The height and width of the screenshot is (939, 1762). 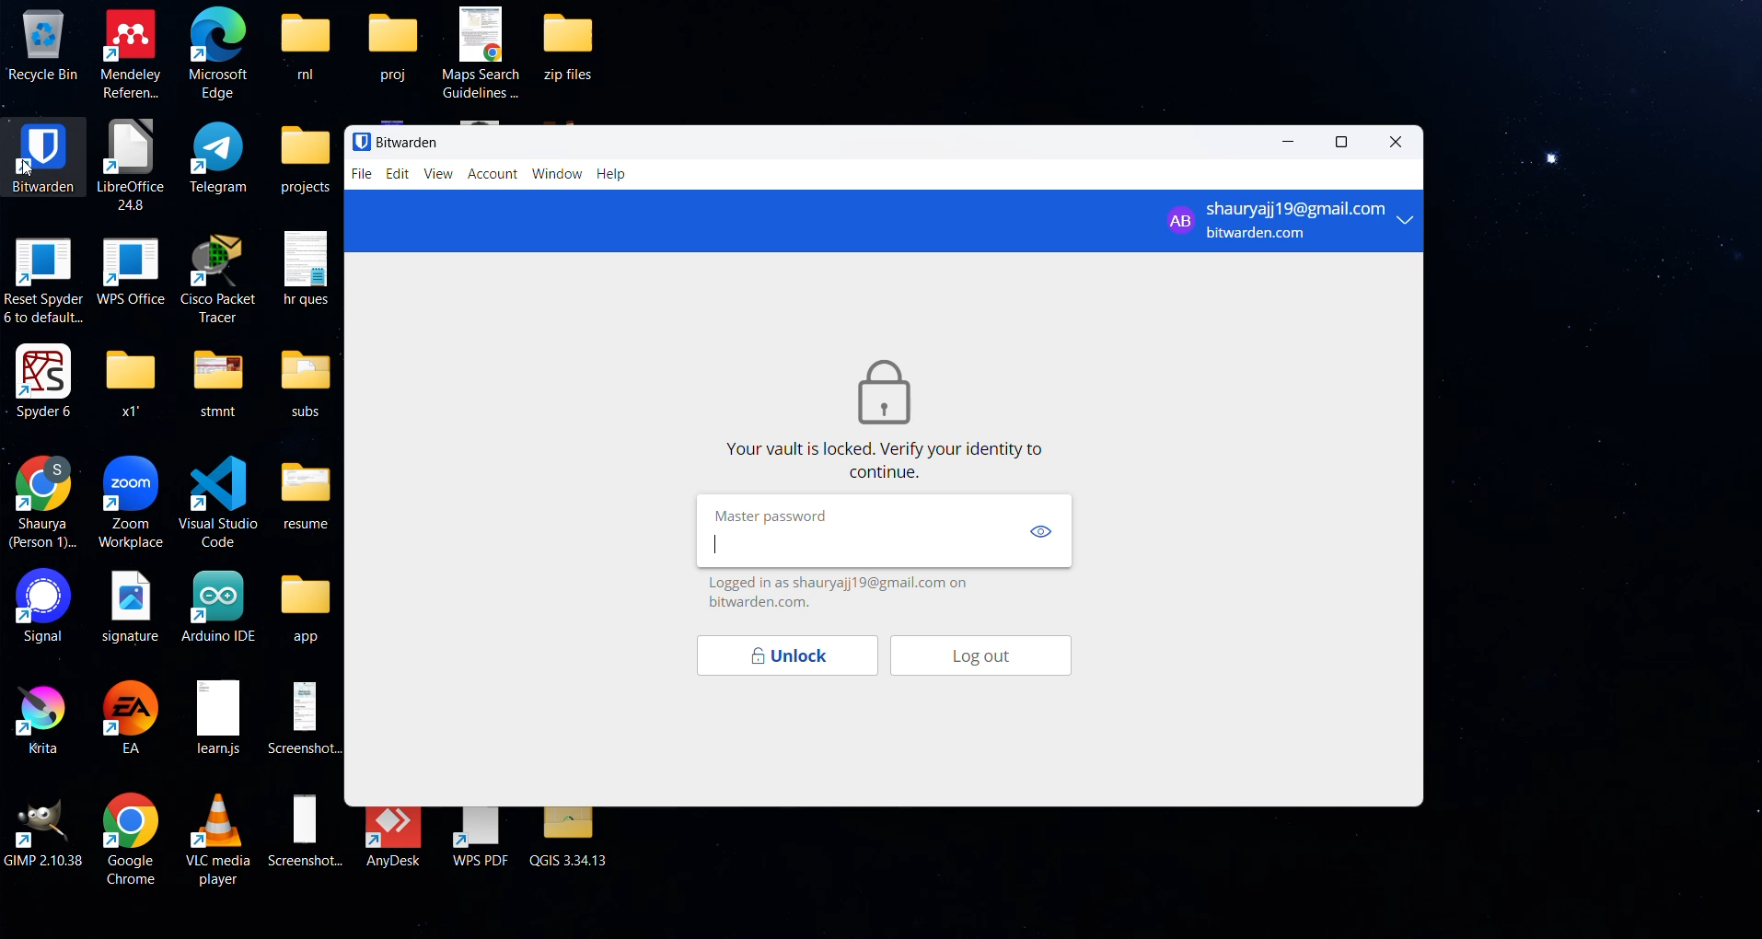 What do you see at coordinates (130, 268) in the screenshot?
I see `WPS Office` at bounding box center [130, 268].